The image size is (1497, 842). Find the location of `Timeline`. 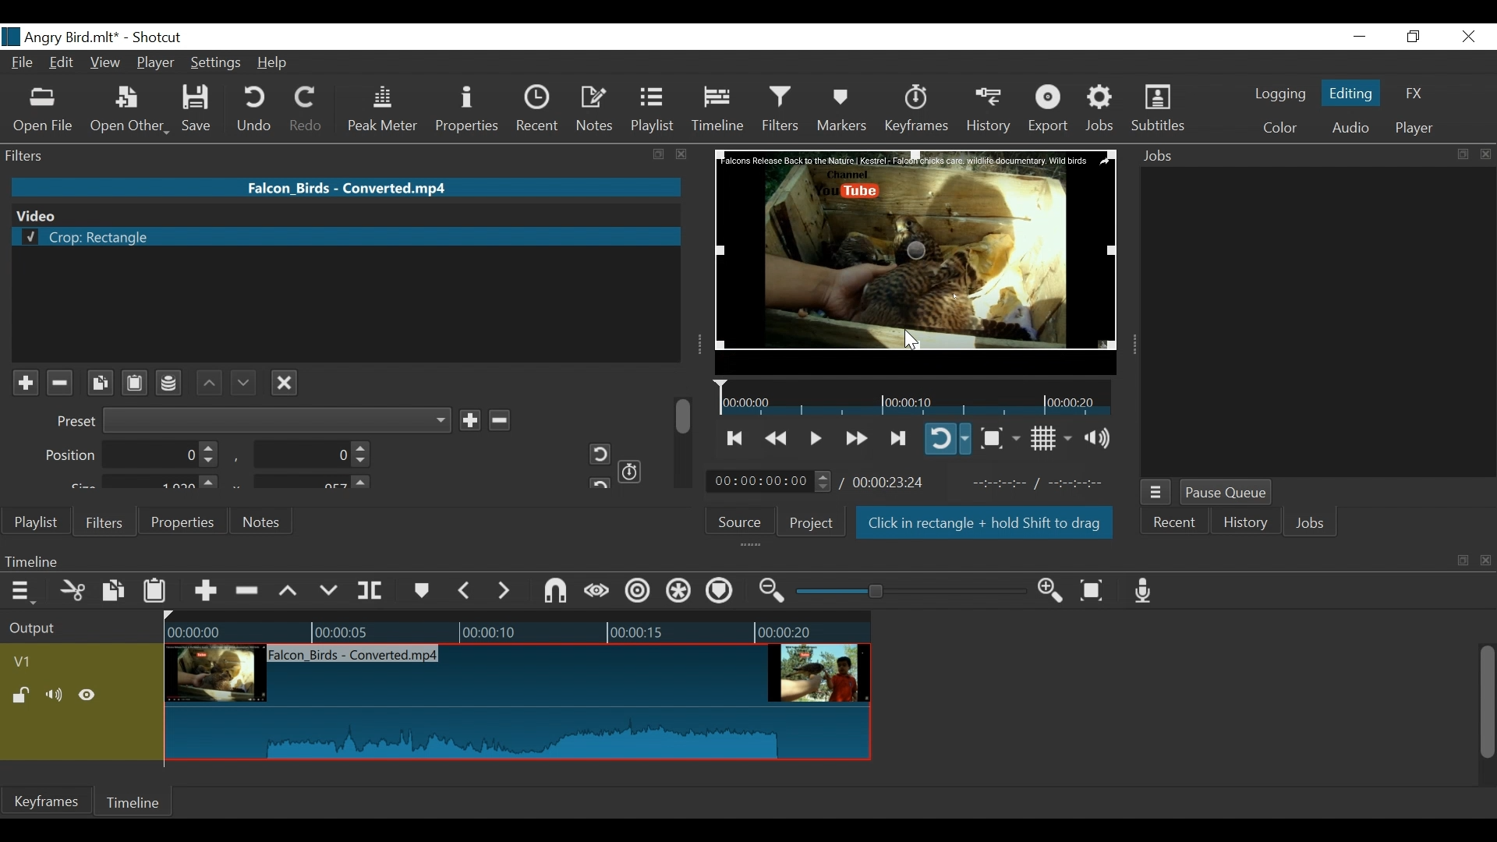

Timeline is located at coordinates (719, 109).